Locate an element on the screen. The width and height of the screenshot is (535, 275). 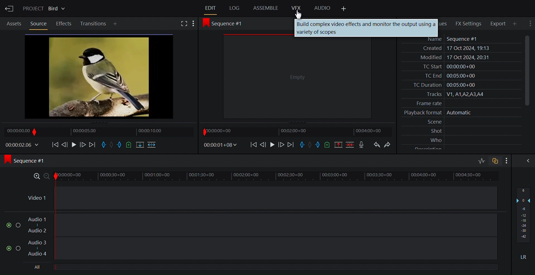
Log is located at coordinates (234, 8).